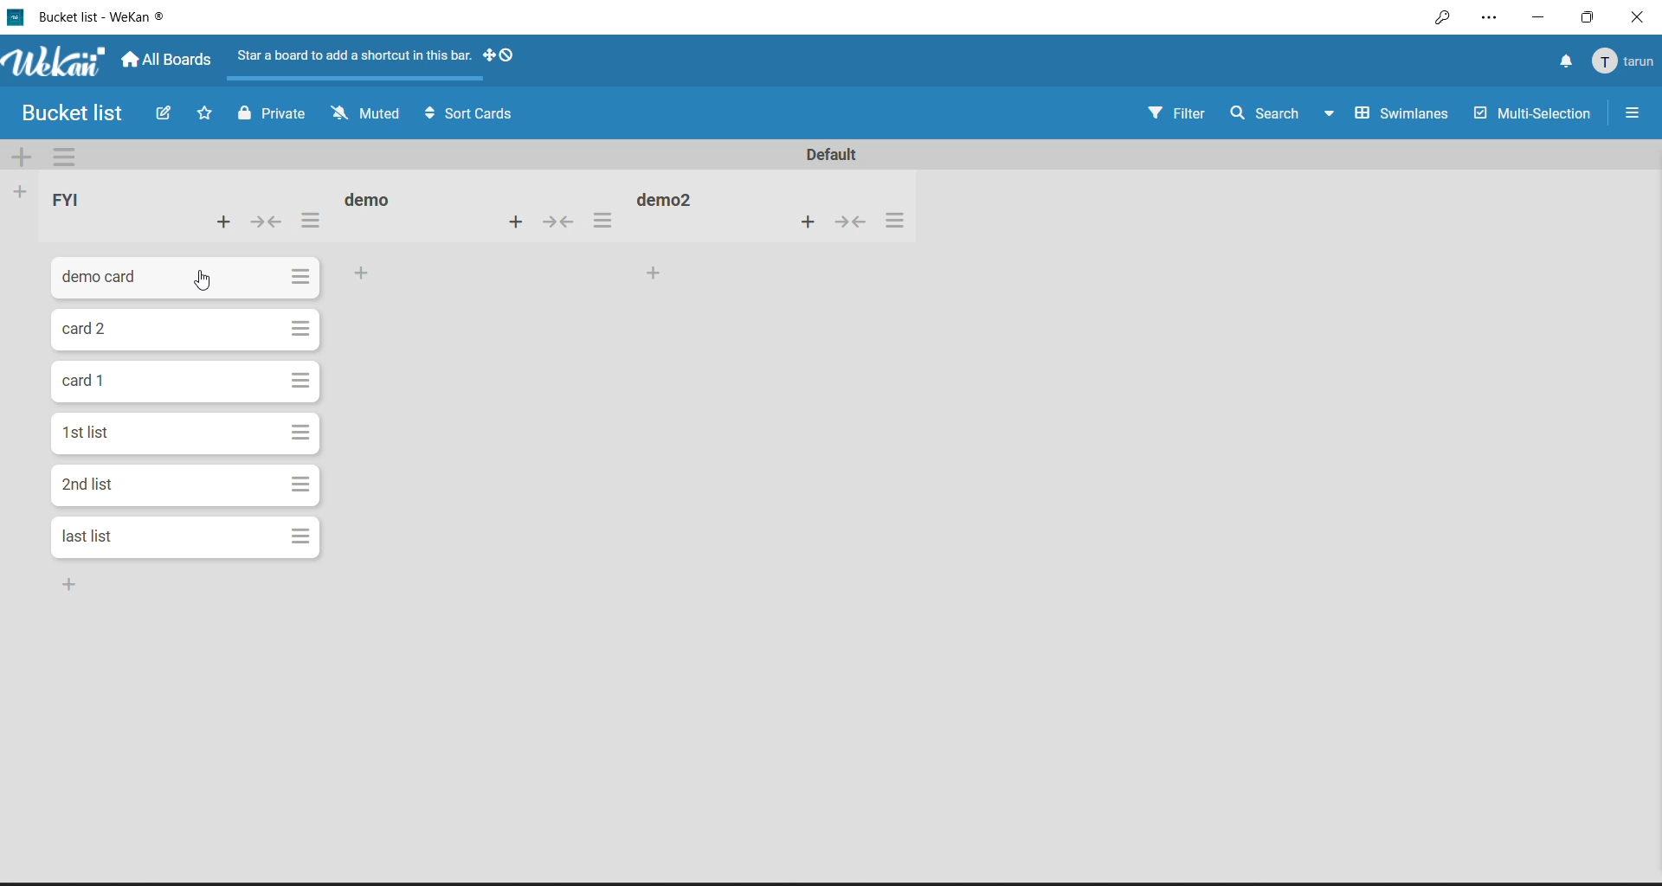 This screenshot has height=886, width=1662. Describe the element at coordinates (1532, 113) in the screenshot. I see `multi selection` at that location.